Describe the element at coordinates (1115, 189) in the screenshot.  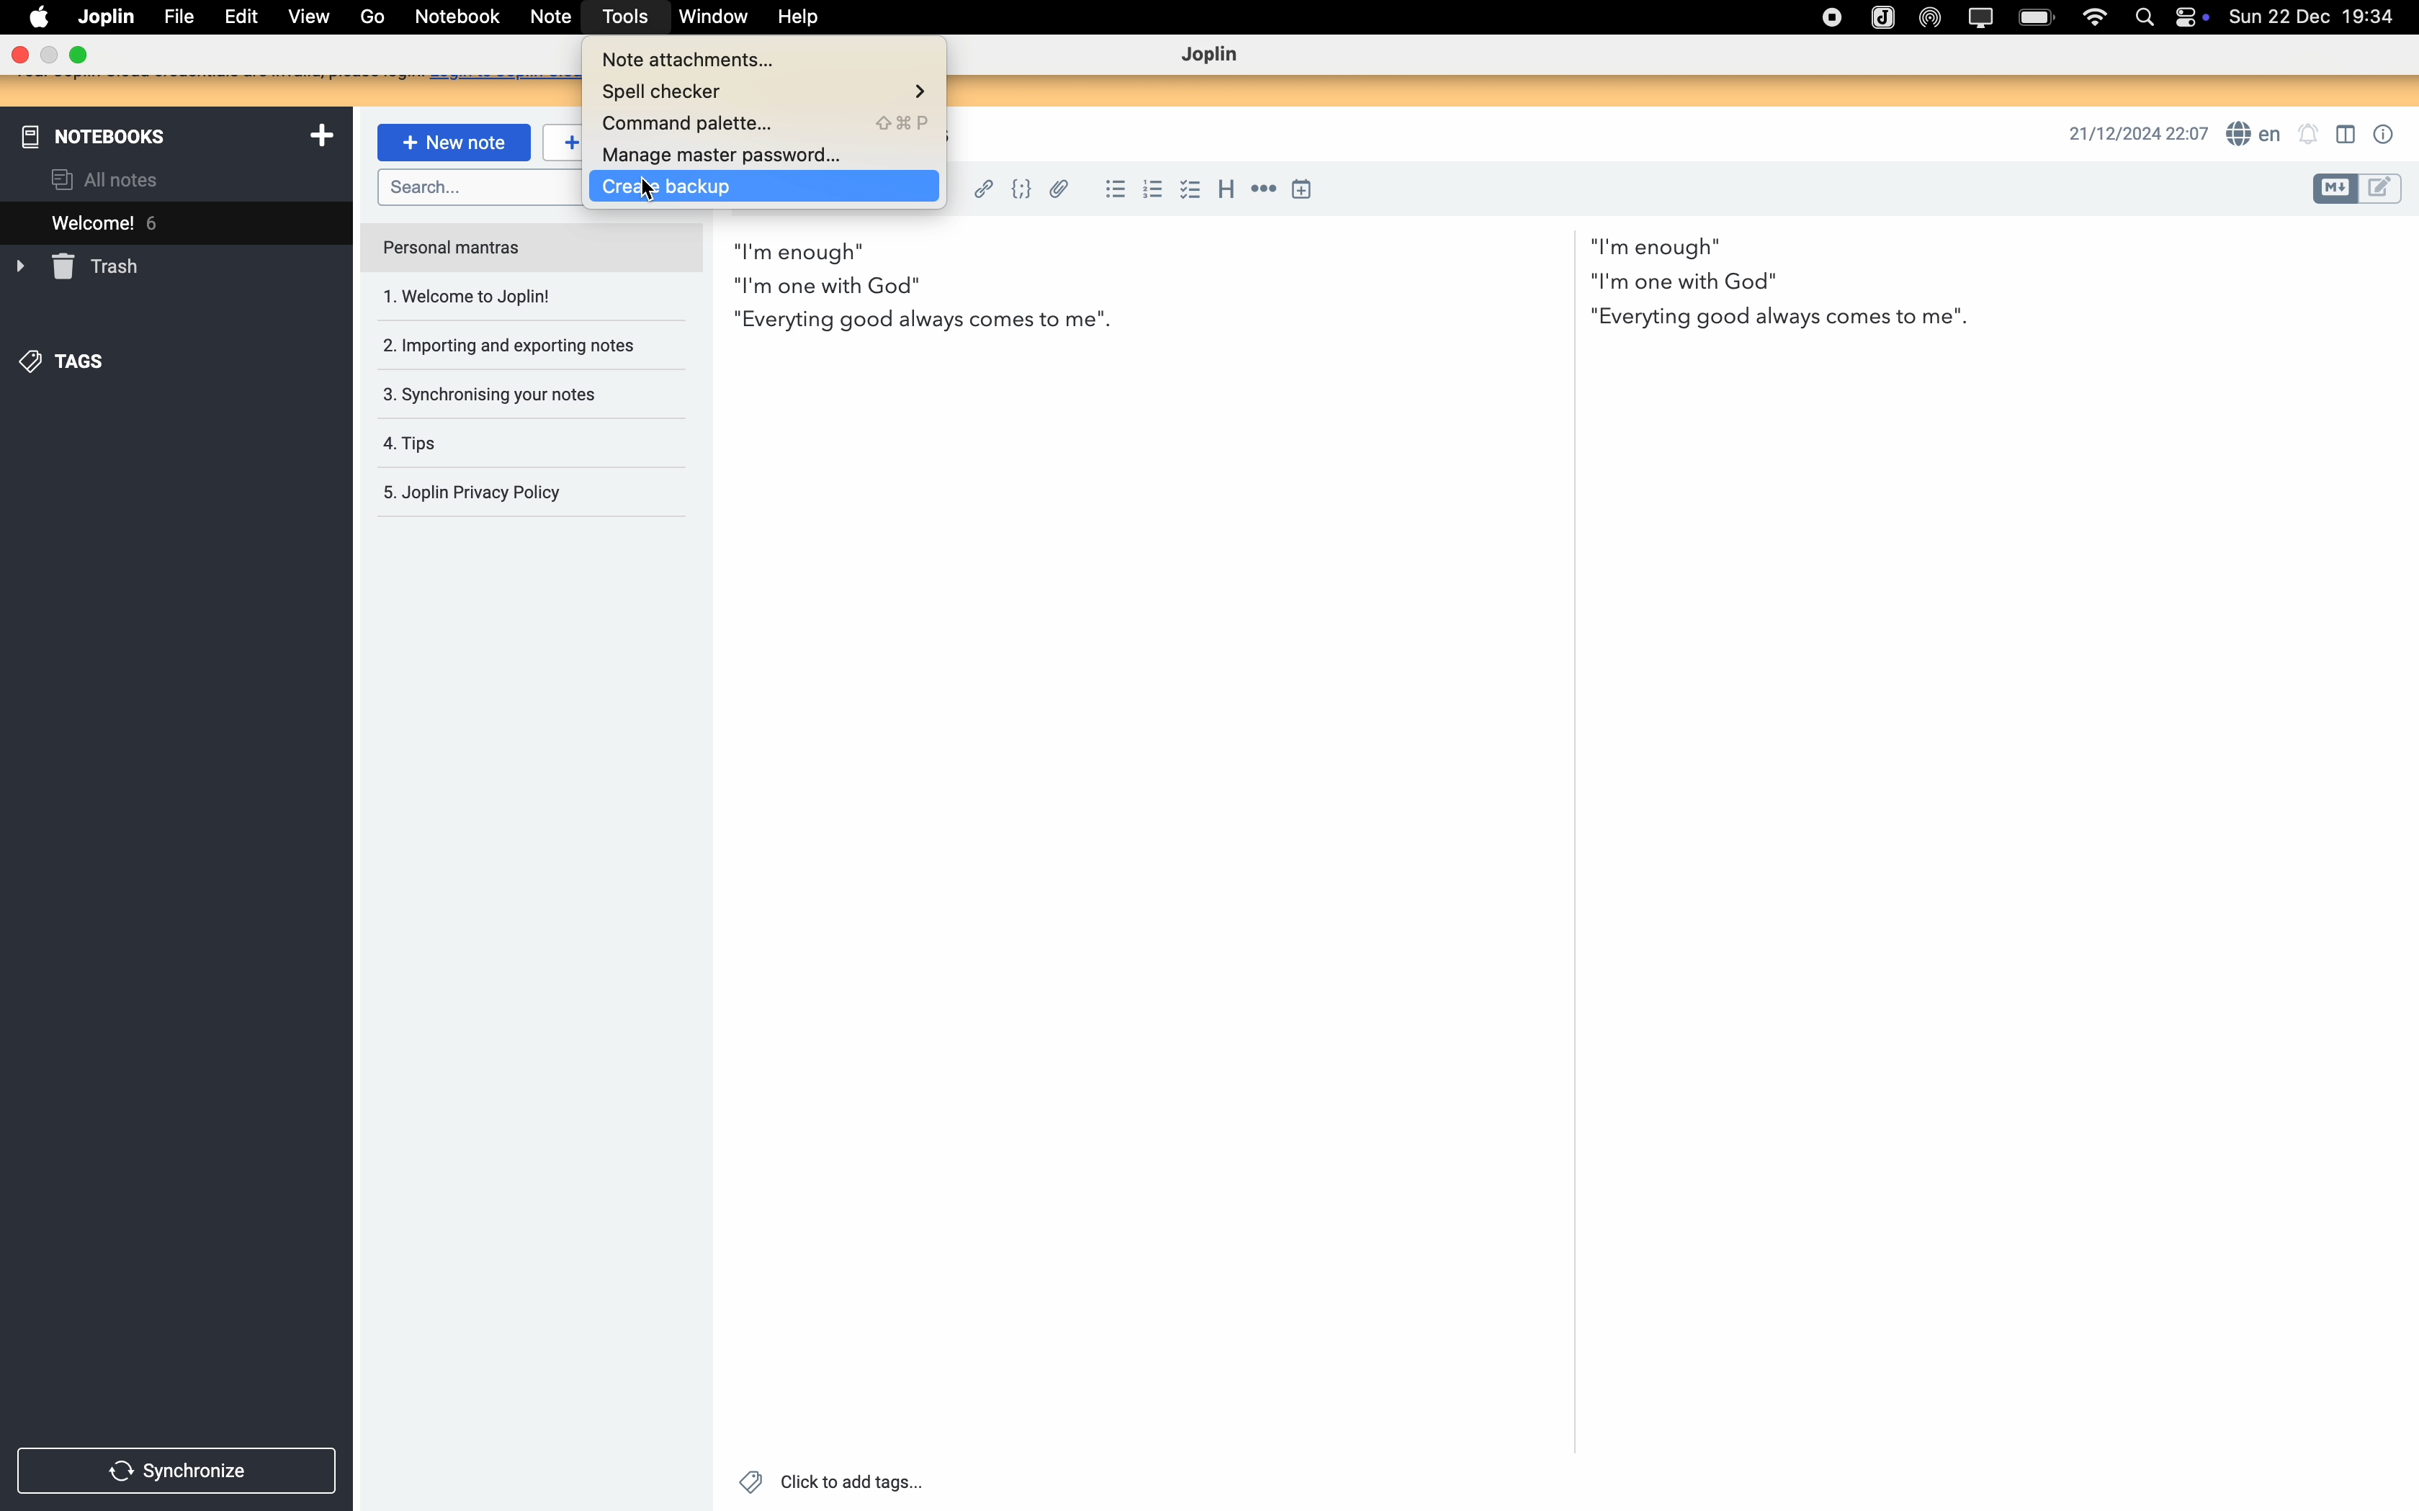
I see `bulleted list` at that location.